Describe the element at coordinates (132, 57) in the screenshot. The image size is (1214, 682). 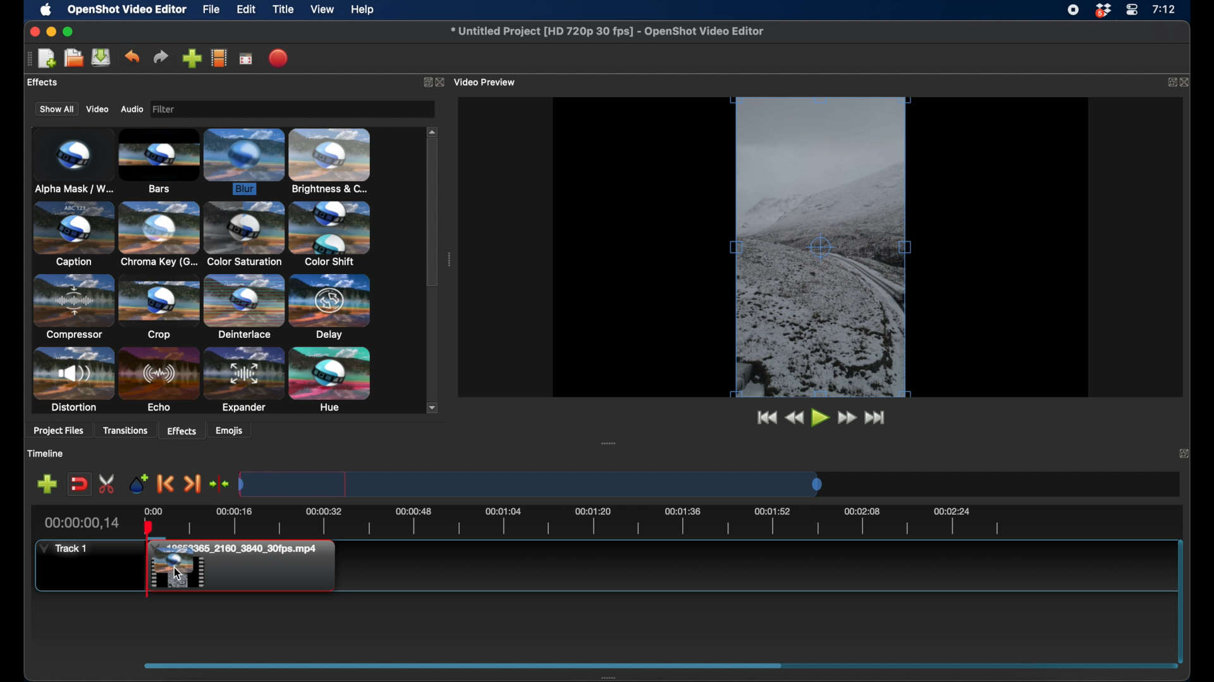
I see `undo` at that location.